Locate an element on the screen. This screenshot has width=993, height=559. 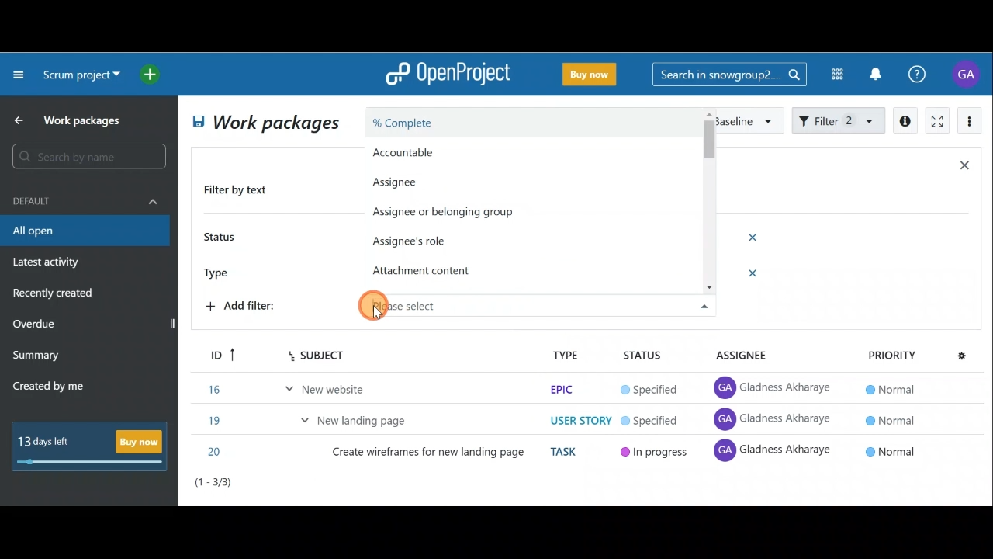
normal is located at coordinates (889, 419).